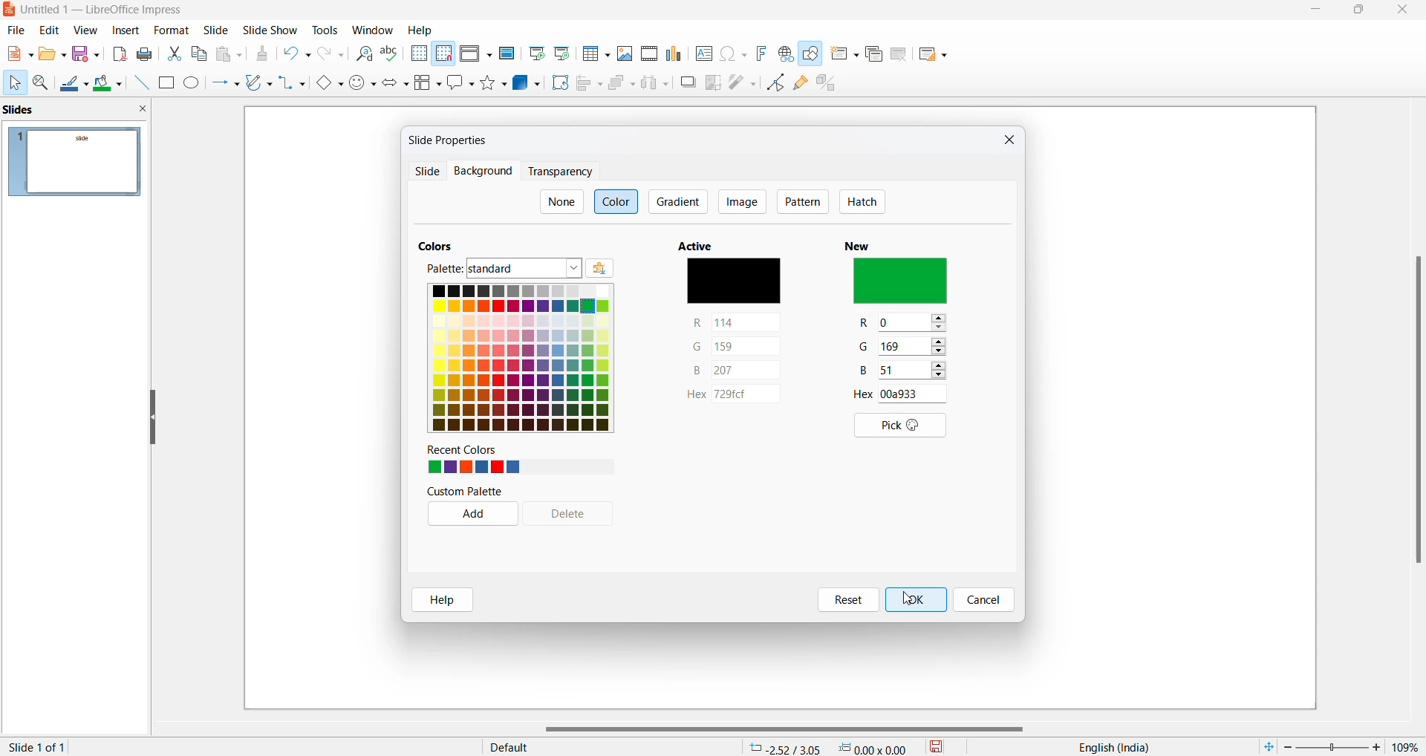 Image resolution: width=1426 pixels, height=756 pixels. I want to click on insert special characters, so click(733, 54).